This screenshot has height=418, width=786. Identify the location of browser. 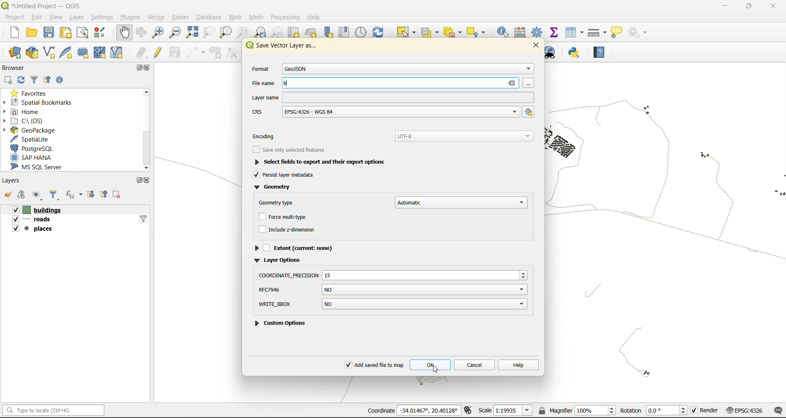
(17, 67).